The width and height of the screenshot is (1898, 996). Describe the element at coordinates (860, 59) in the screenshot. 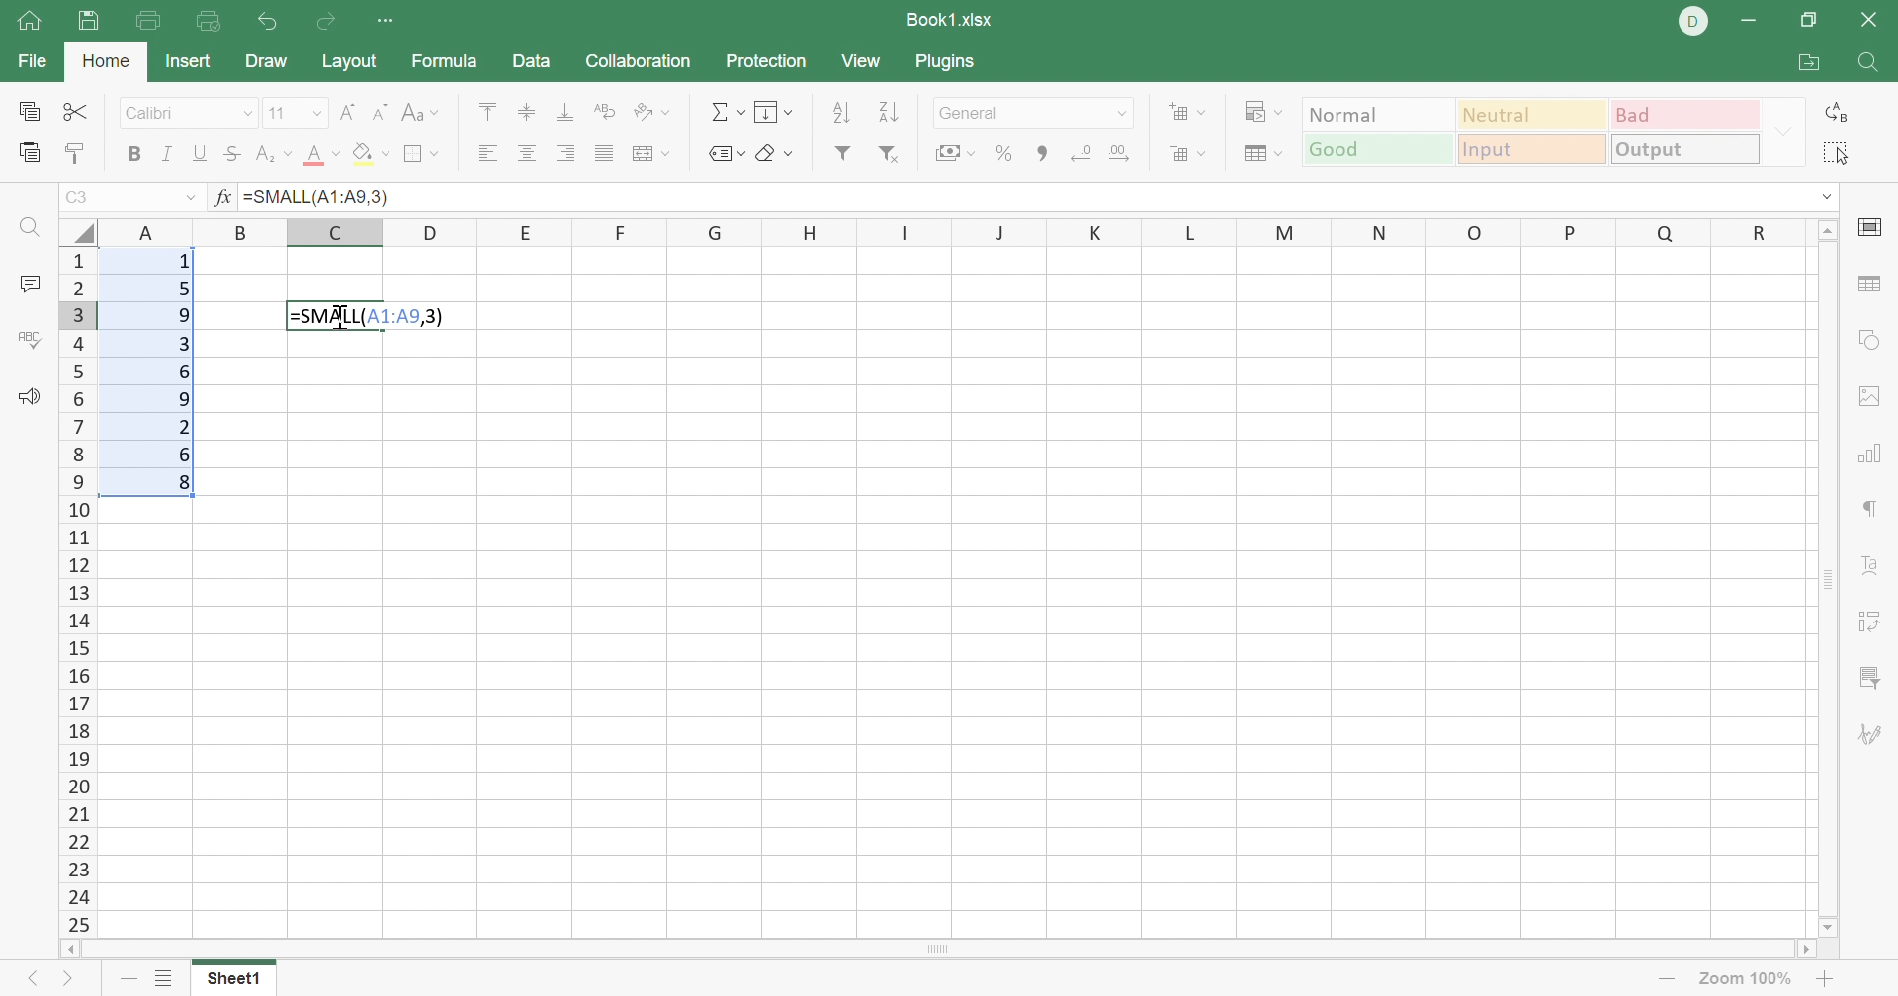

I see `View` at that location.